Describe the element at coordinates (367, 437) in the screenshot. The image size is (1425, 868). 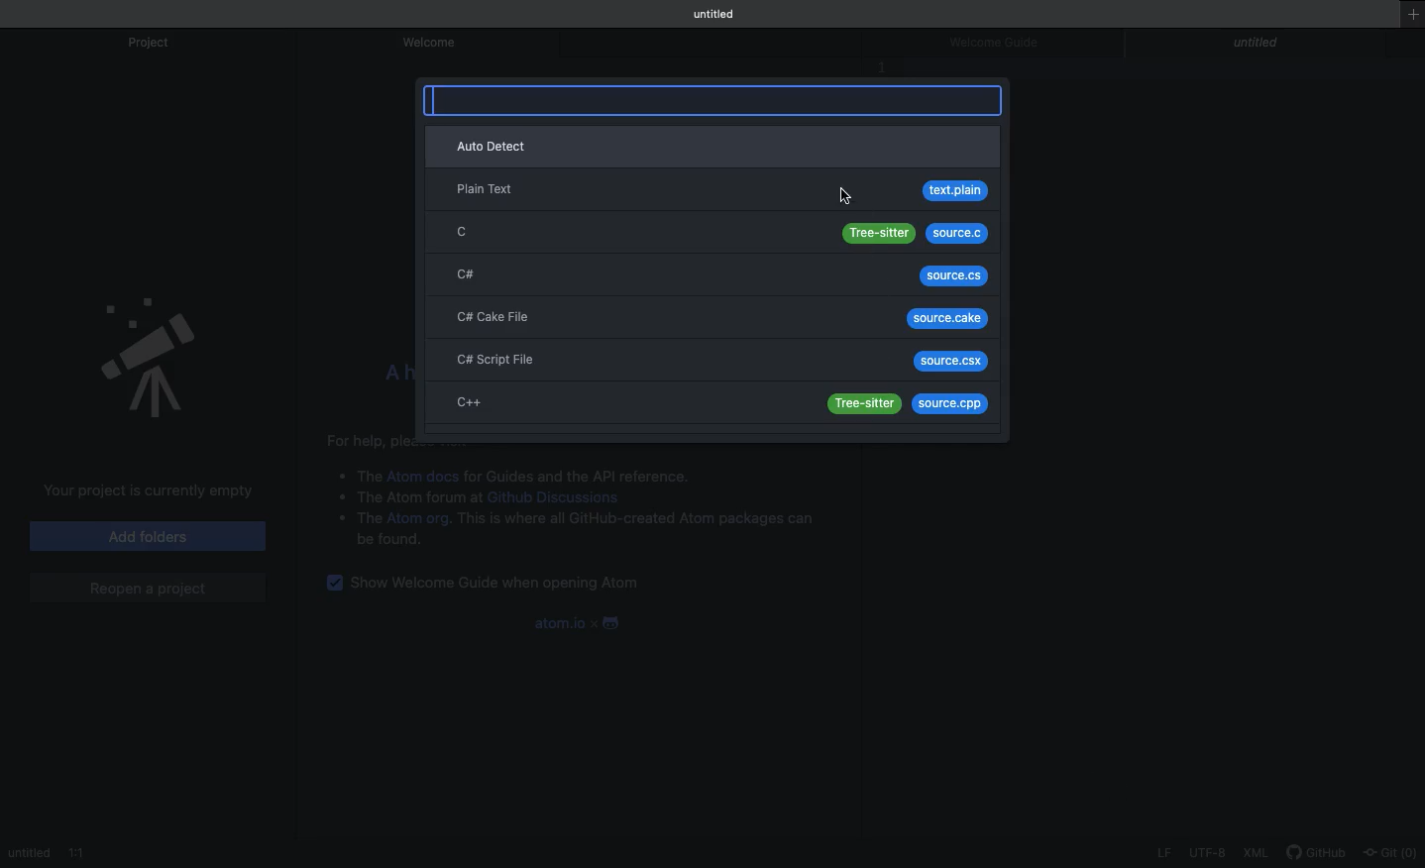
I see `Instructional text` at that location.